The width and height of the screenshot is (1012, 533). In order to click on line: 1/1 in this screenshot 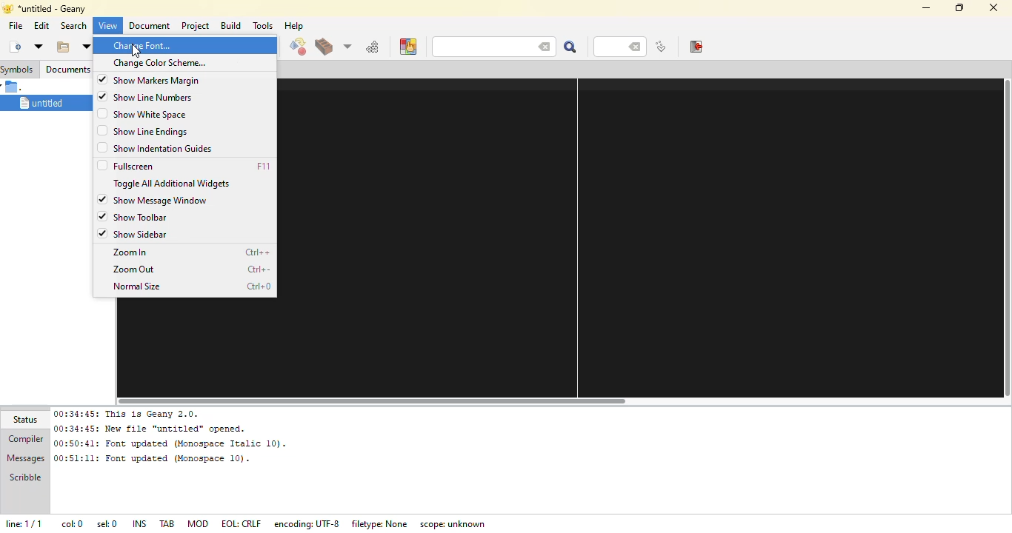, I will do `click(27, 523)`.